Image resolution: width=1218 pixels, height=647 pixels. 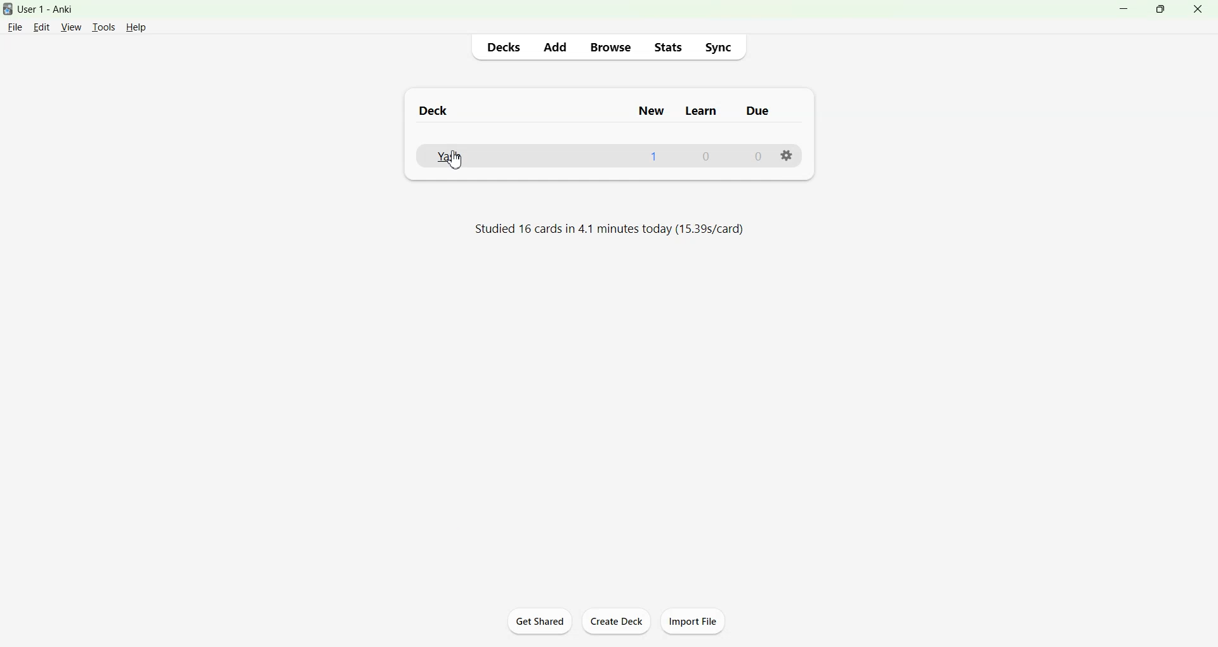 I want to click on Create Desk, so click(x=617, y=620).